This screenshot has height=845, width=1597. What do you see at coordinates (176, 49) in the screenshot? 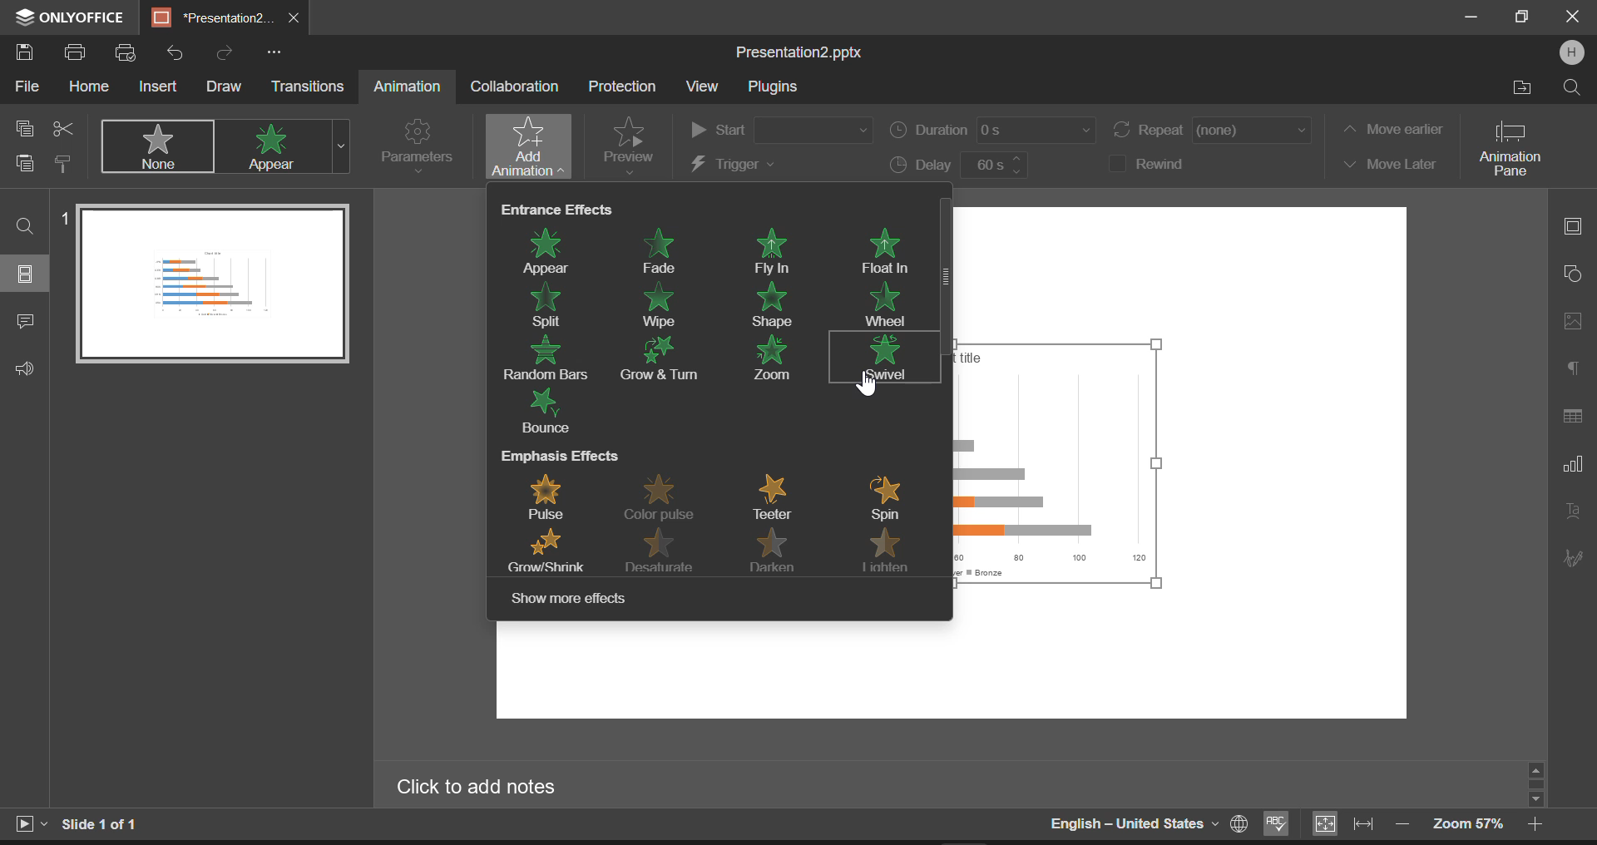
I see `Undo` at bounding box center [176, 49].